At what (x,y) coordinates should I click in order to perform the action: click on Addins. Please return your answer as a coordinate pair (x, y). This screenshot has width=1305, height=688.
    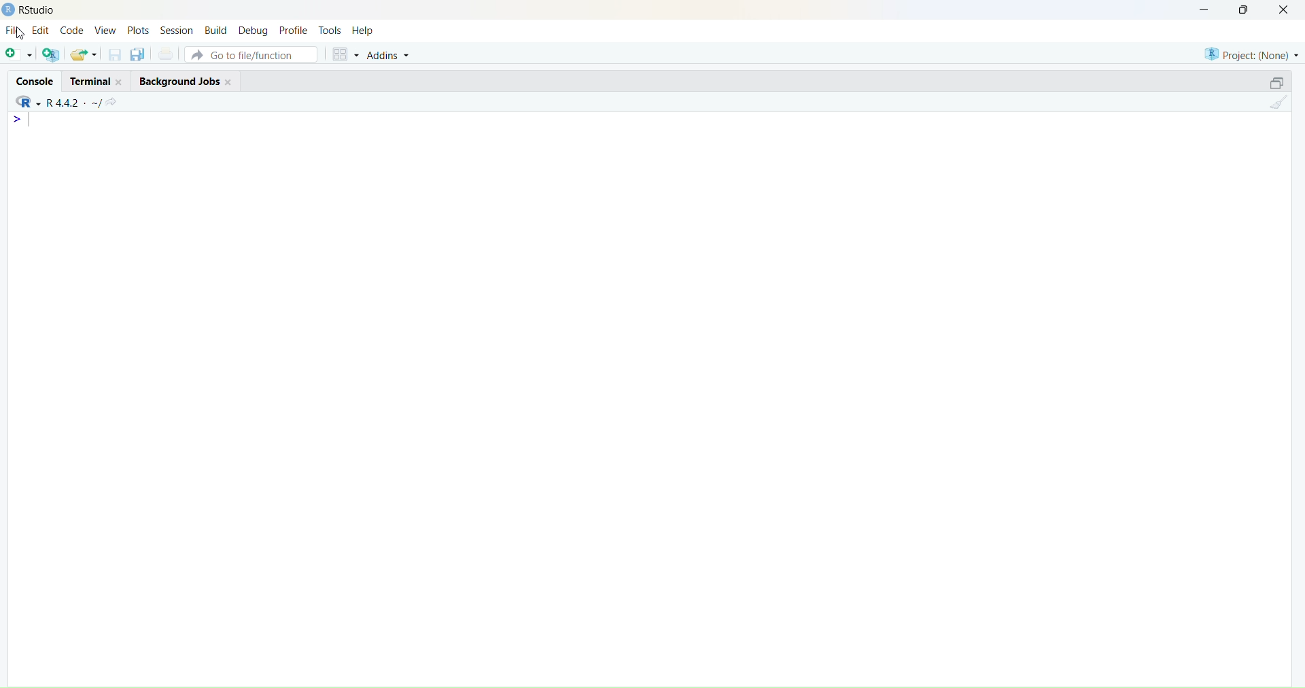
    Looking at the image, I should click on (389, 55).